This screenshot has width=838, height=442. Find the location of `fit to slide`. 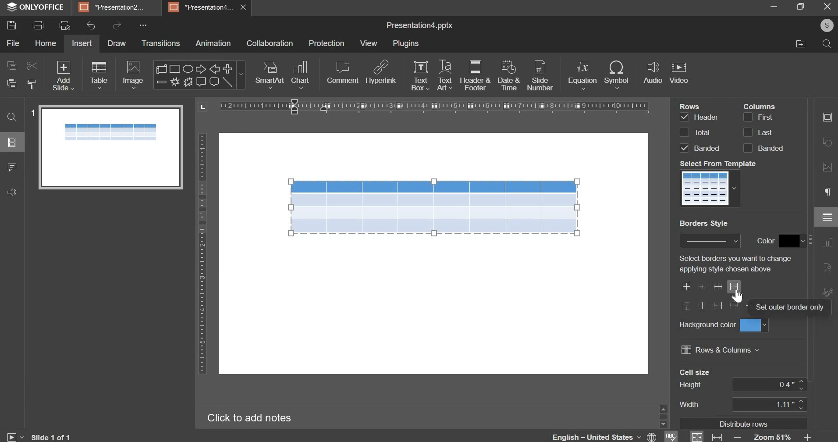

fit to slide is located at coordinates (698, 437).